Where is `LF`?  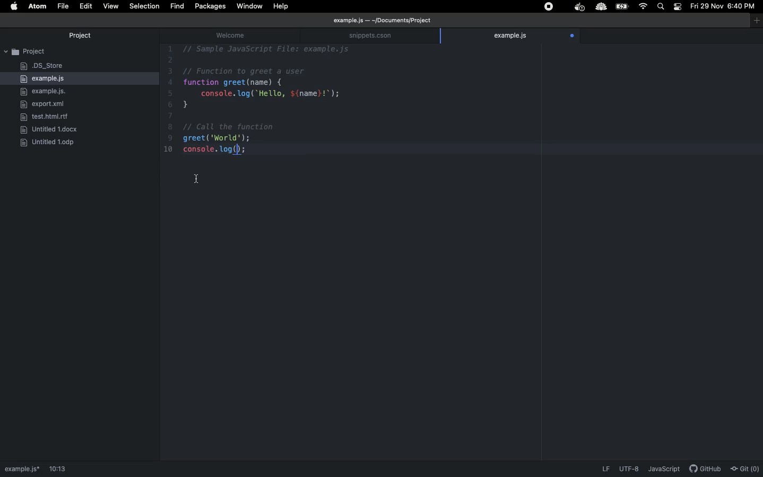
LF is located at coordinates (605, 470).